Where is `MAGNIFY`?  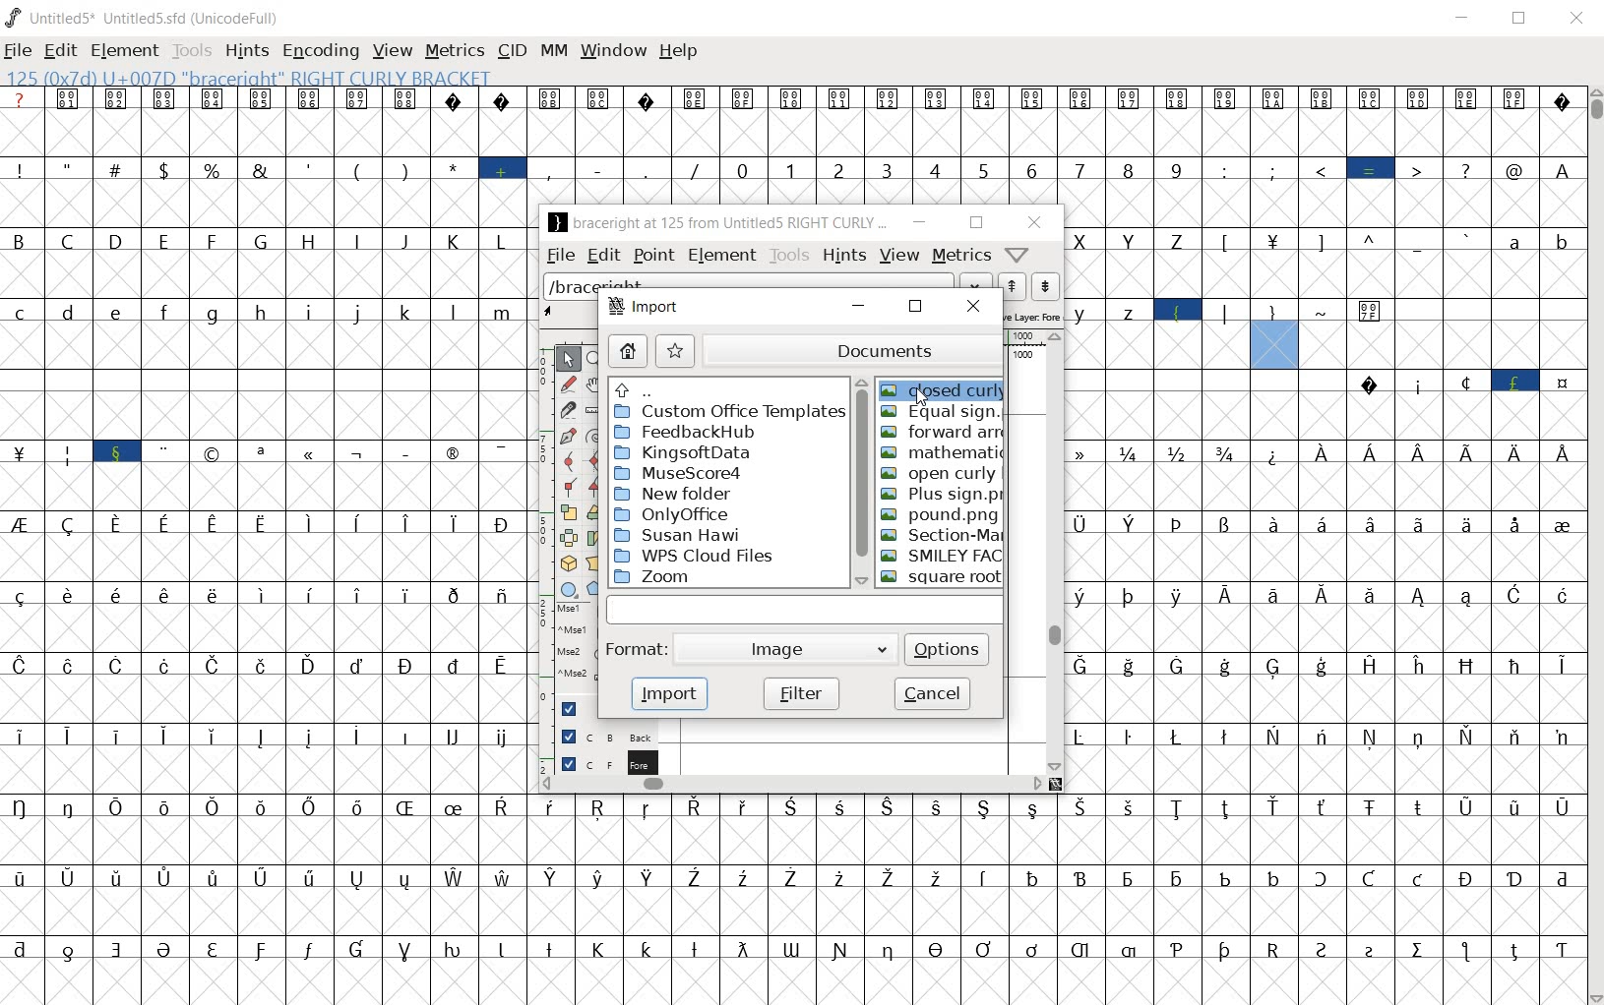
MAGNIFY is located at coordinates (596, 358).